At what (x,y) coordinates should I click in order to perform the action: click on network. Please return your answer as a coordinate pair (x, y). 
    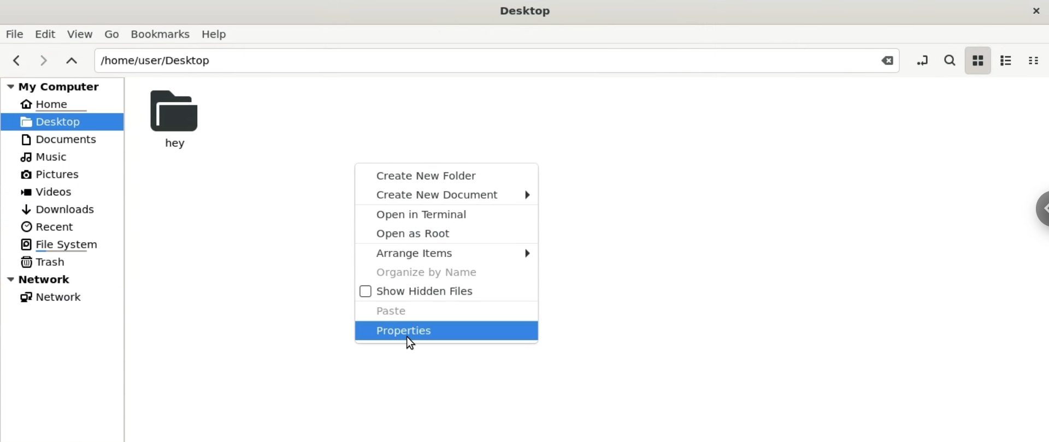
    Looking at the image, I should click on (64, 279).